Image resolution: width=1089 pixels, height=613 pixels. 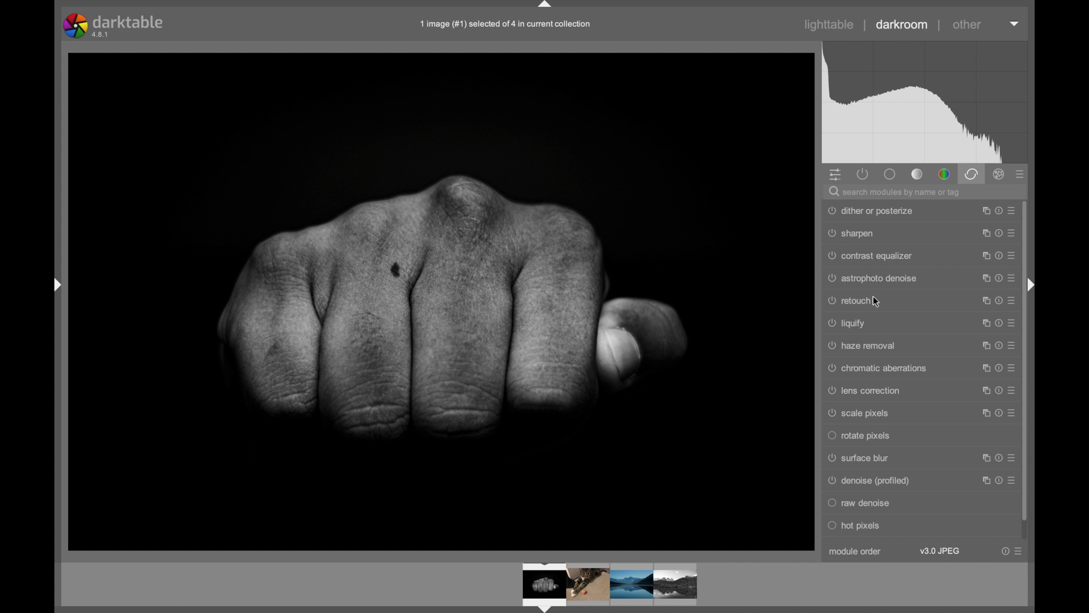 What do you see at coordinates (1025, 362) in the screenshot?
I see `scroll box` at bounding box center [1025, 362].